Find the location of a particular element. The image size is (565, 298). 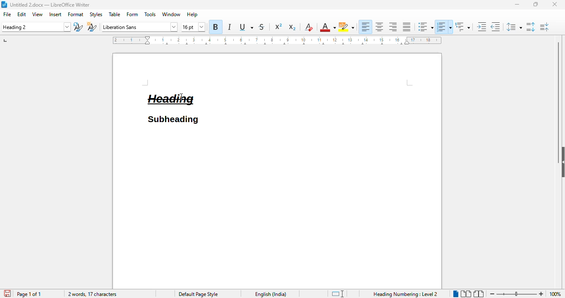

new style from selection is located at coordinates (91, 26).